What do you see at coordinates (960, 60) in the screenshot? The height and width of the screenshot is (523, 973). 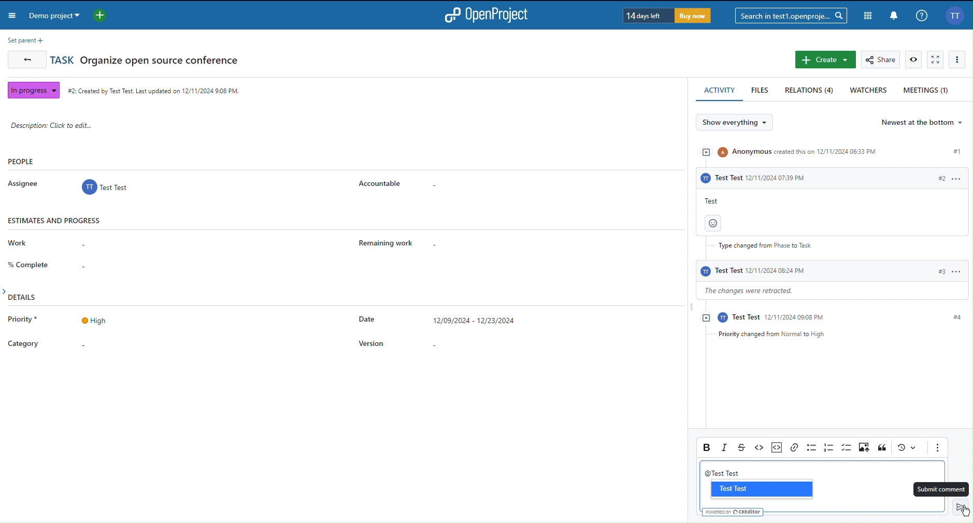 I see `Options` at bounding box center [960, 60].